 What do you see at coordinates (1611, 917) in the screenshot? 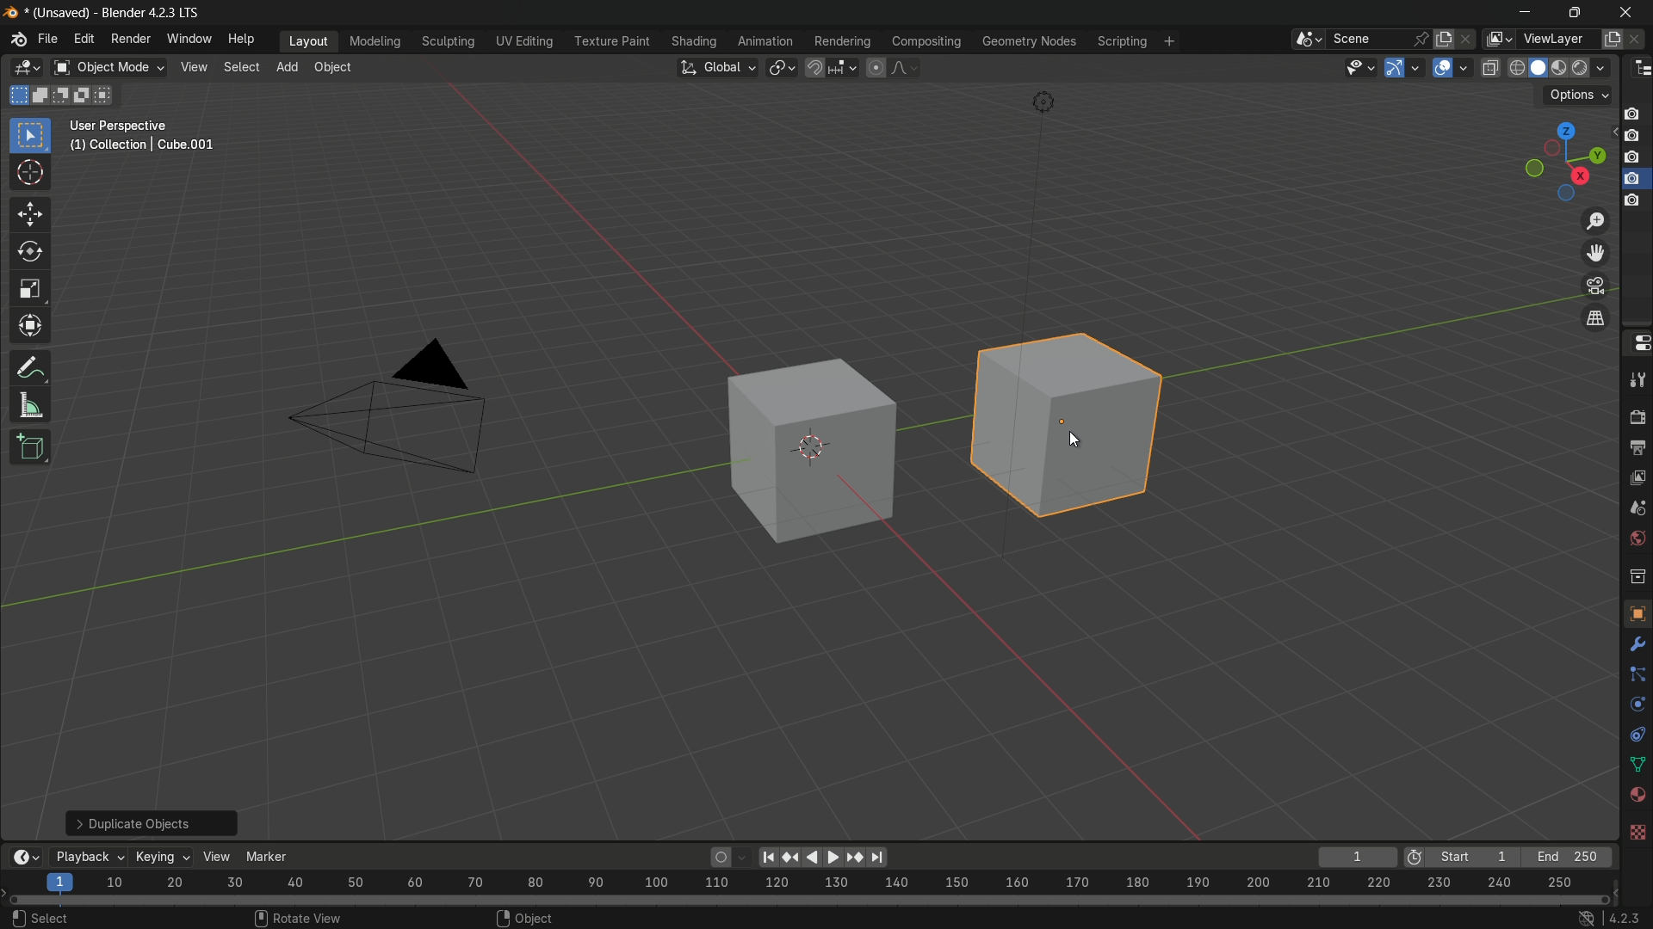
I see `4.2.3` at bounding box center [1611, 917].